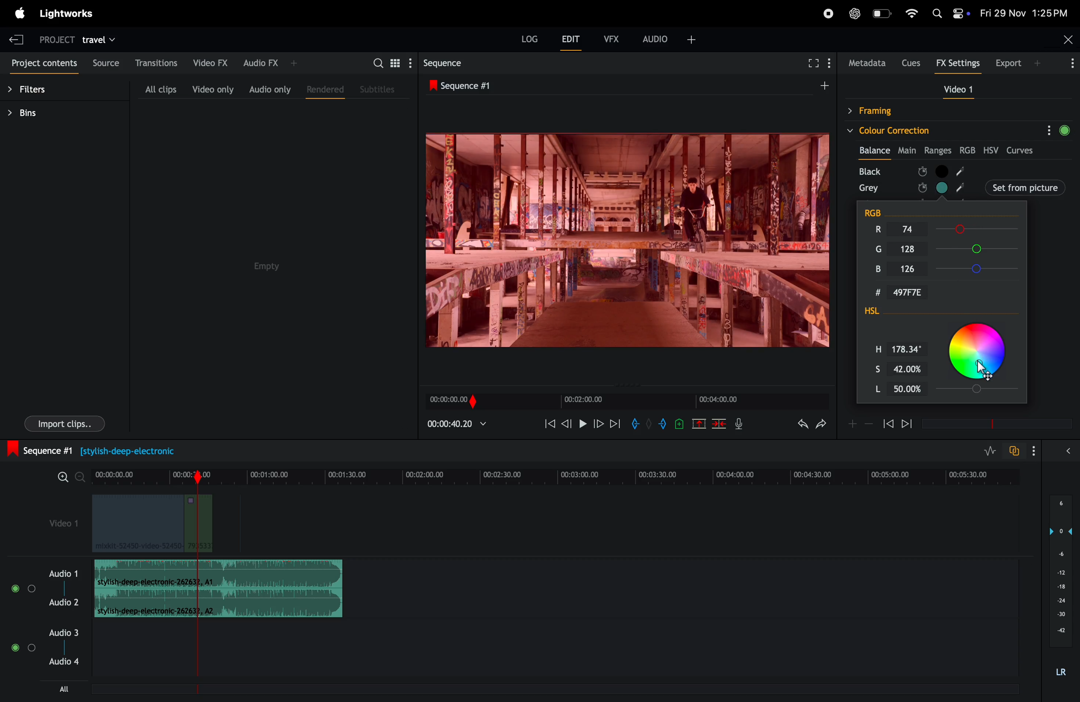 The width and height of the screenshot is (1080, 702). I want to click on mic, so click(741, 424).